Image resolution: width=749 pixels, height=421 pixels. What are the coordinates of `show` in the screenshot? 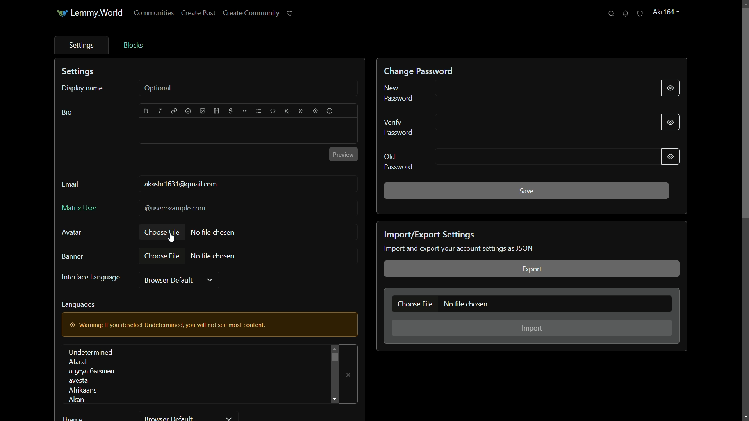 It's located at (670, 121).